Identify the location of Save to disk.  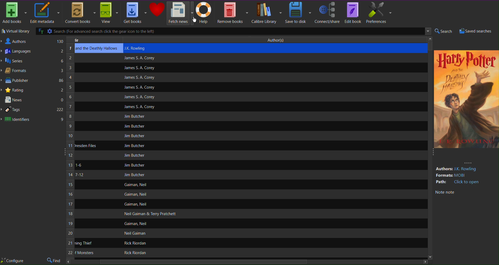
(298, 12).